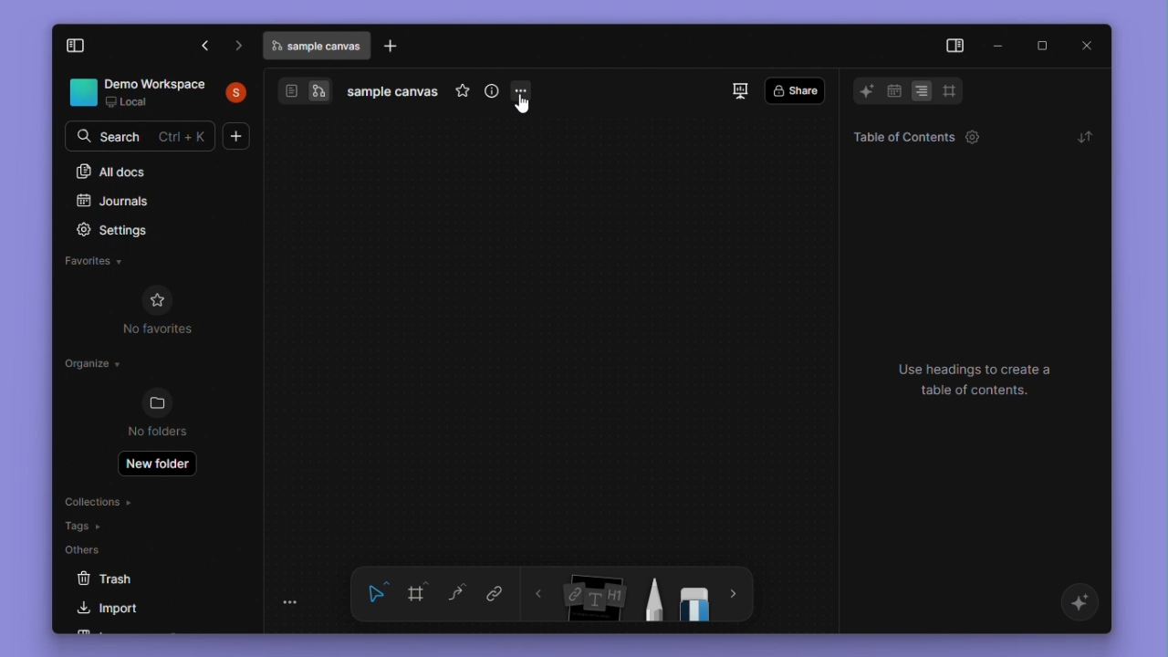 Image resolution: width=1168 pixels, height=657 pixels. Describe the element at coordinates (206, 47) in the screenshot. I see `previous tab` at that location.